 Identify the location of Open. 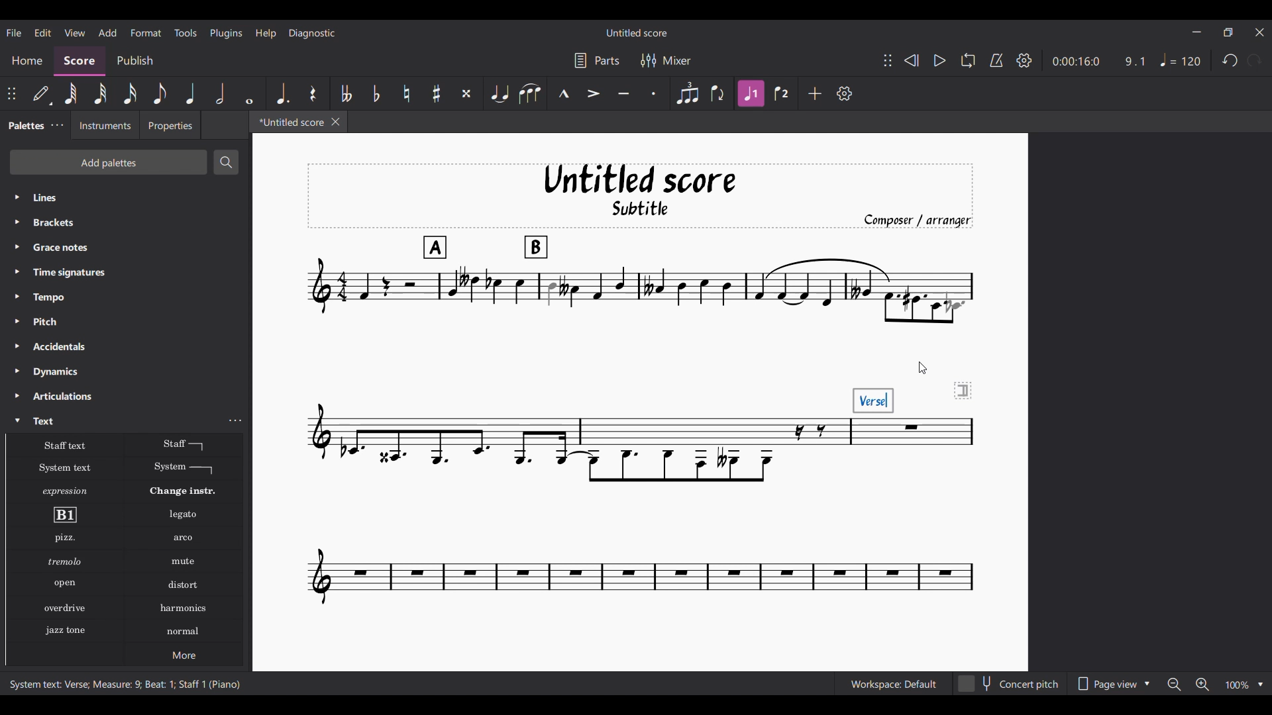
(65, 584).